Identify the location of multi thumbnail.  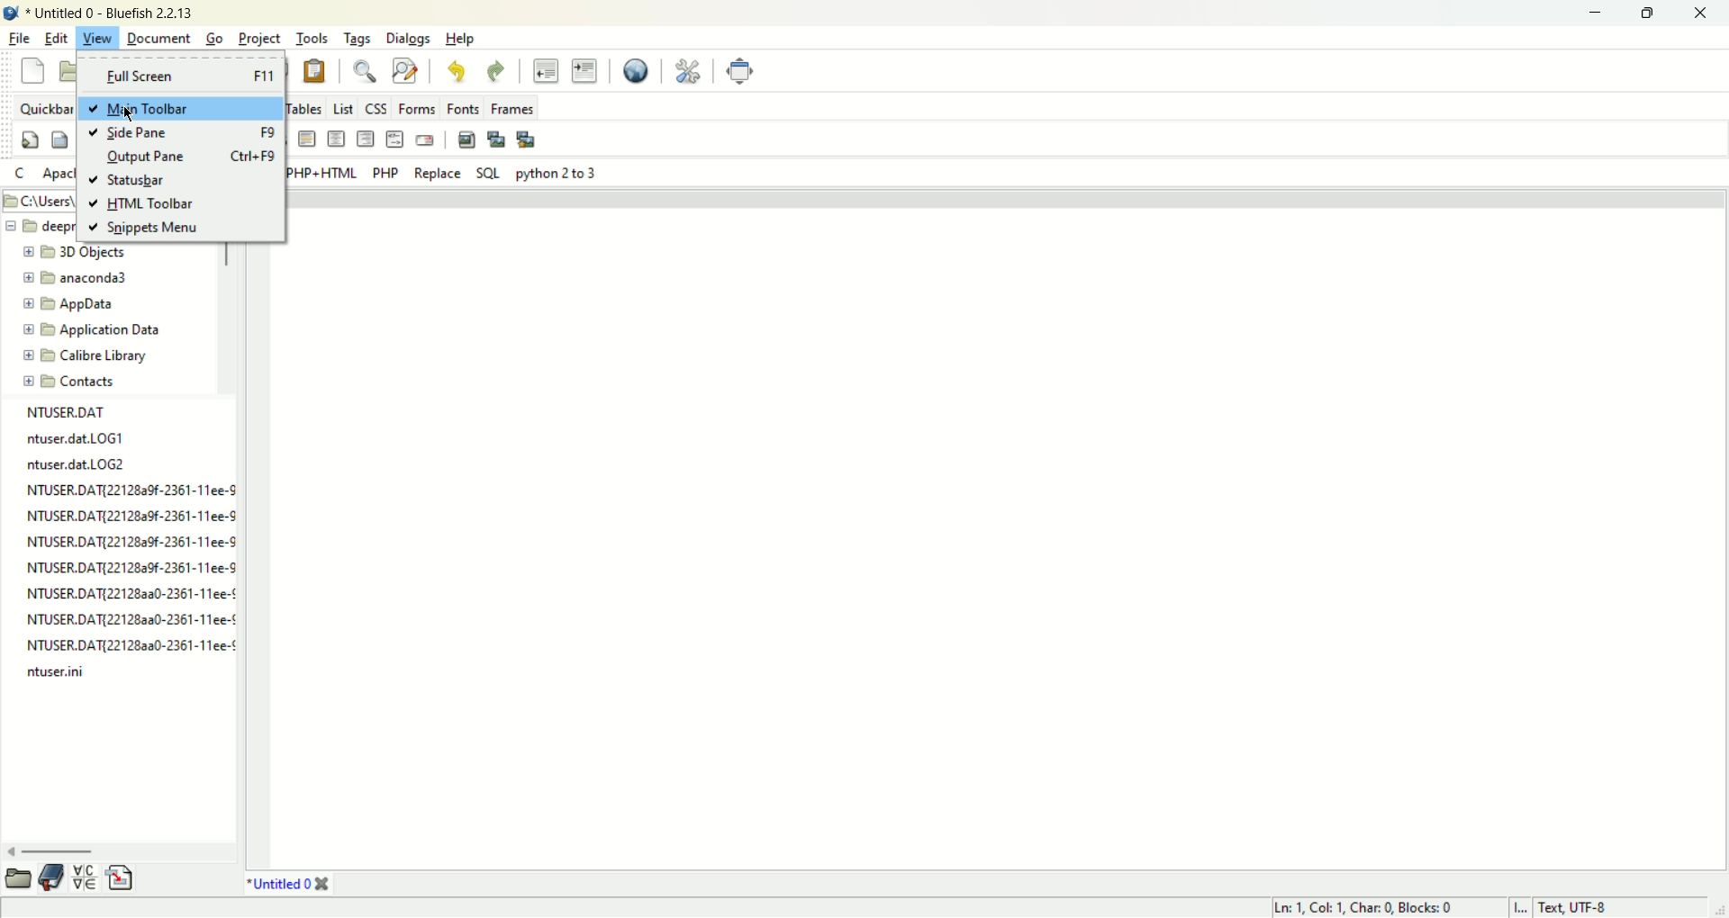
(526, 139).